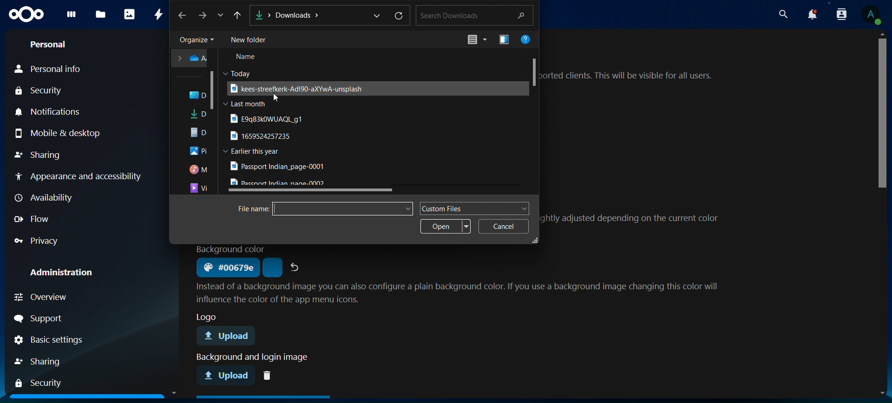 The width and height of the screenshot is (892, 403). Describe the element at coordinates (447, 227) in the screenshot. I see `open` at that location.